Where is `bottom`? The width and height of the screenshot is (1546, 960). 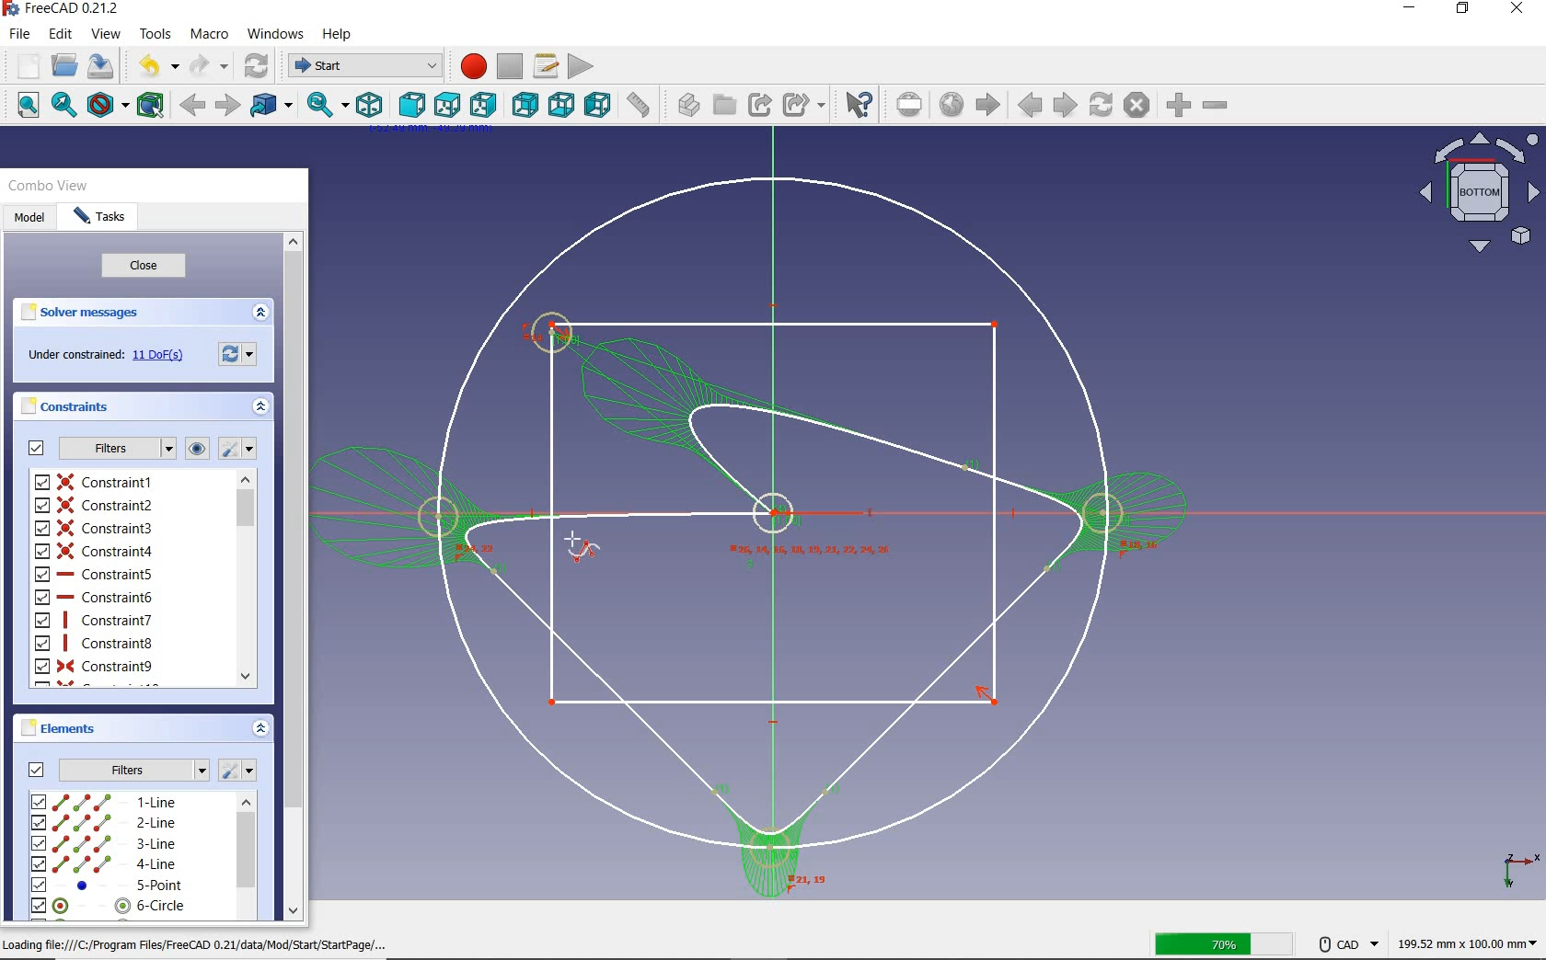
bottom is located at coordinates (563, 107).